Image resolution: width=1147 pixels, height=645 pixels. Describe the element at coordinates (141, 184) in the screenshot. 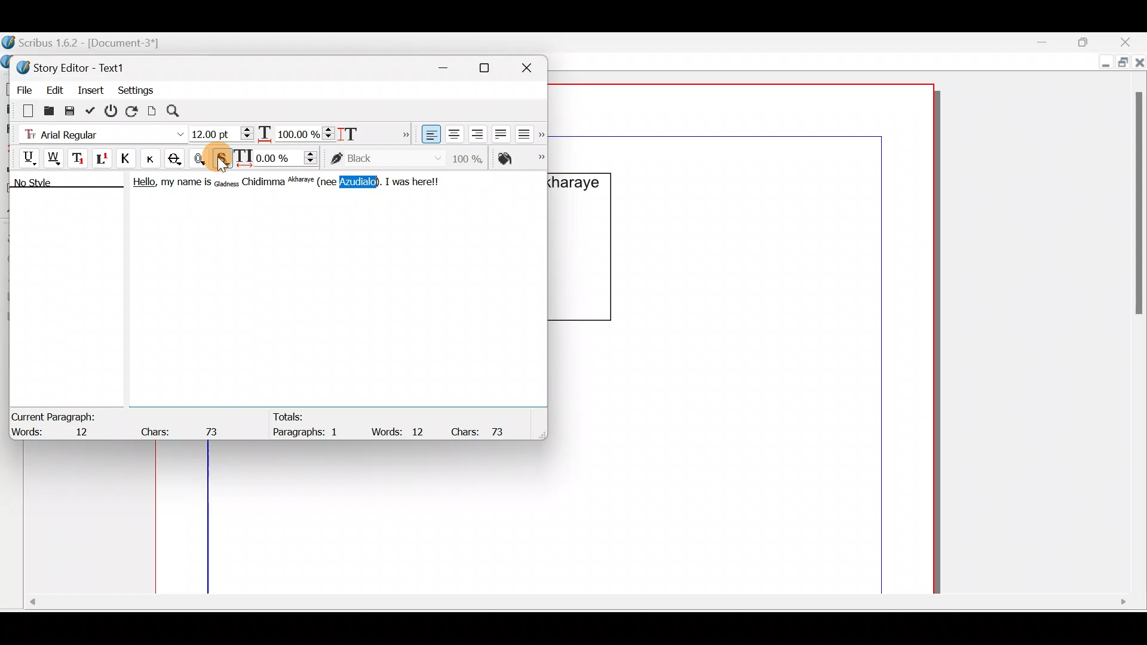

I see `Hello,` at that location.